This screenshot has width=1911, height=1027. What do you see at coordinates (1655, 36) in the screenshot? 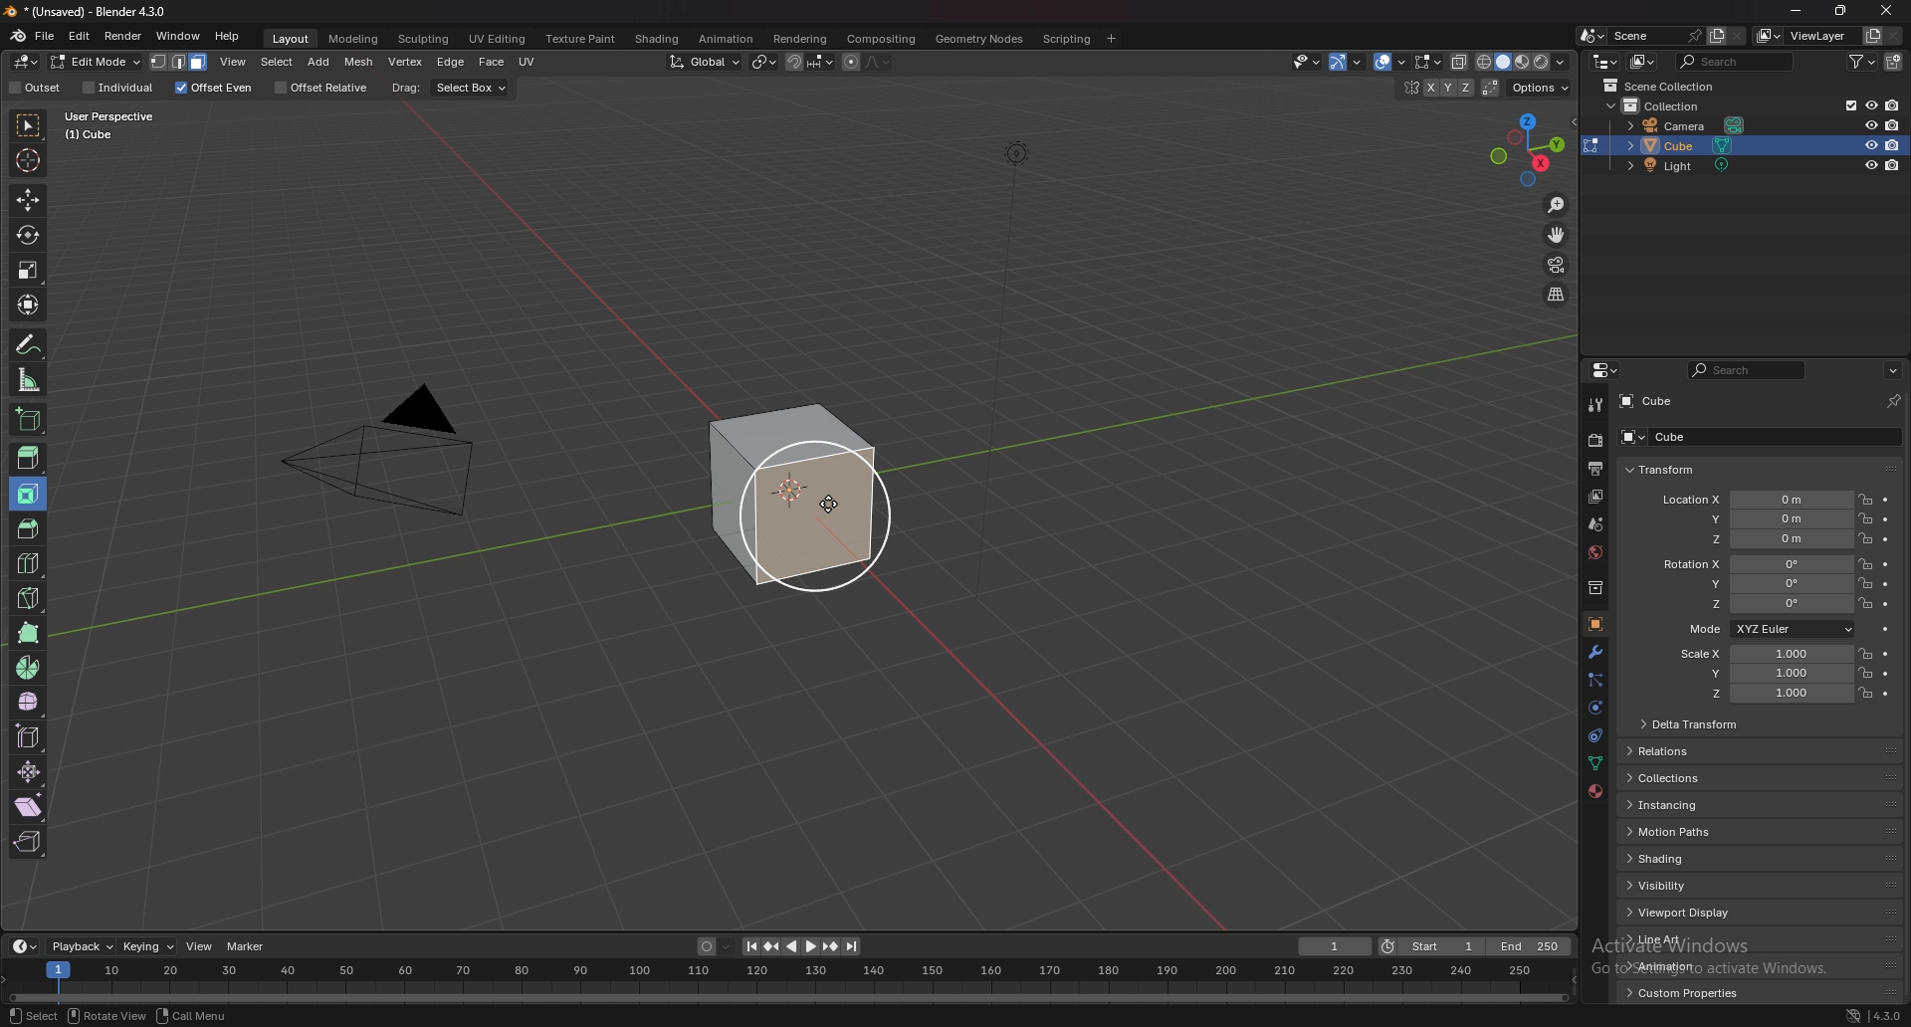
I see `scene` at bounding box center [1655, 36].